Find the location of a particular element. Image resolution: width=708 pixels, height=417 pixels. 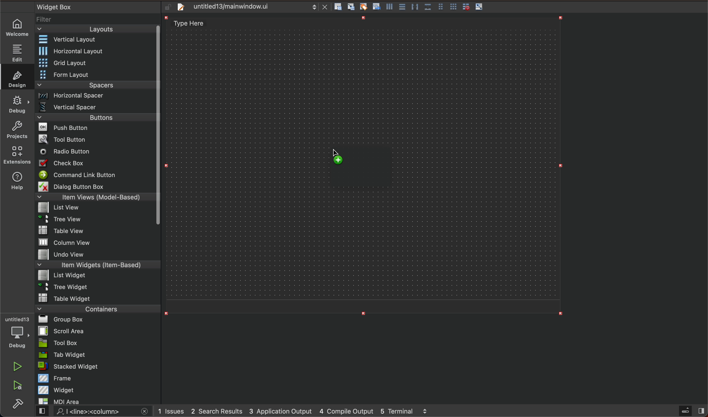

tree widget is located at coordinates (96, 287).